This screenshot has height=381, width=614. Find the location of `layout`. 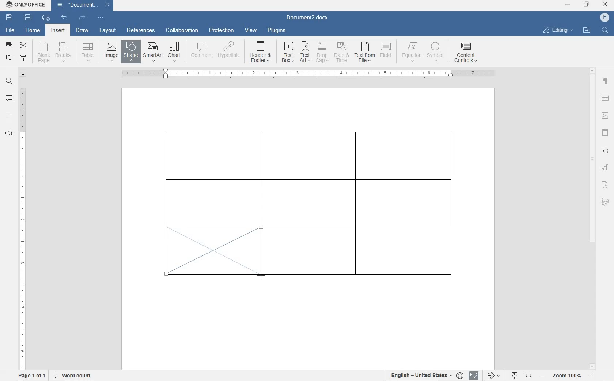

layout is located at coordinates (108, 31).